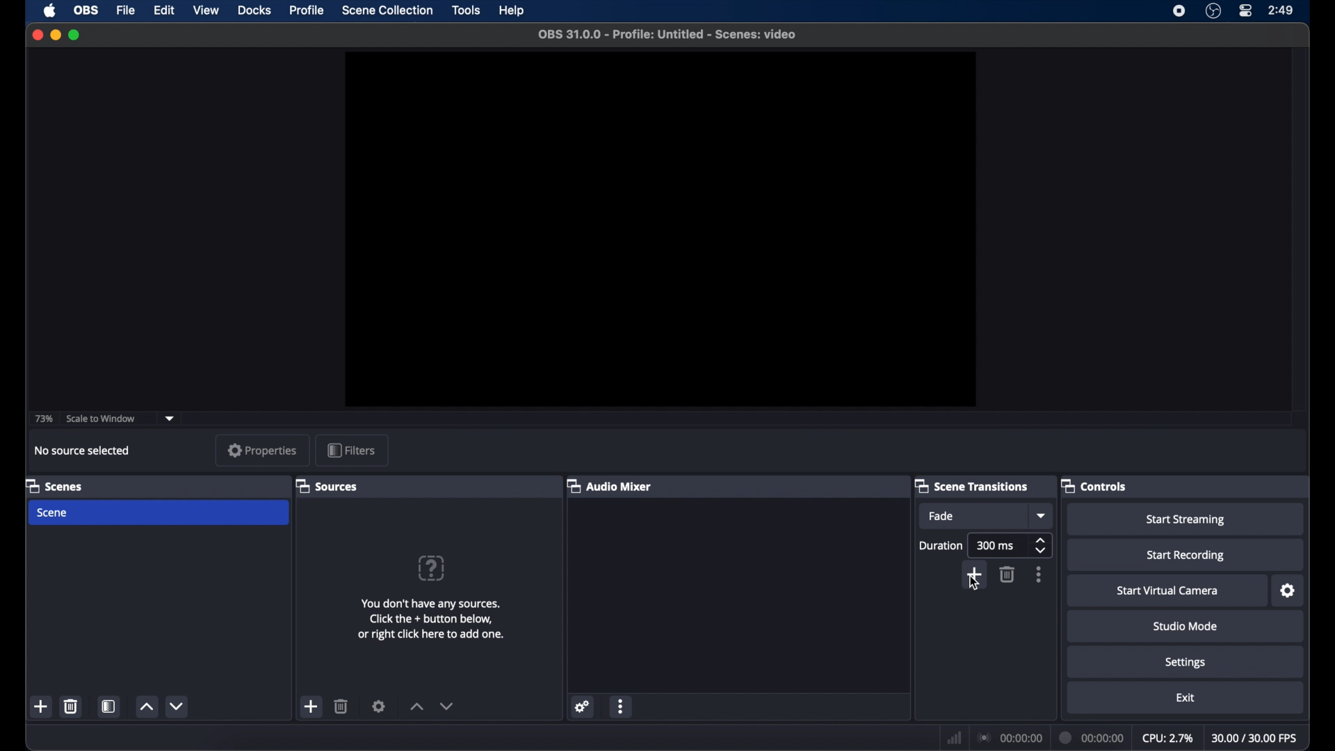 This screenshot has height=751, width=1335. Describe the element at coordinates (1256, 738) in the screenshot. I see `fps` at that location.